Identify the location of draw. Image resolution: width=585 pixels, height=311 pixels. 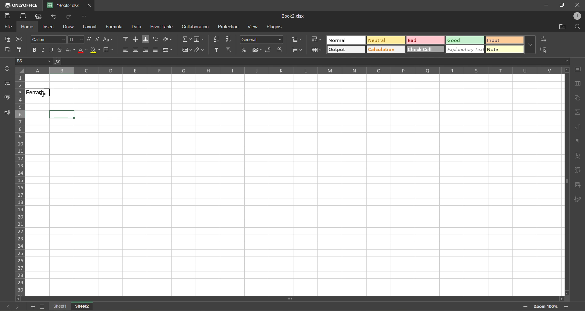
(68, 27).